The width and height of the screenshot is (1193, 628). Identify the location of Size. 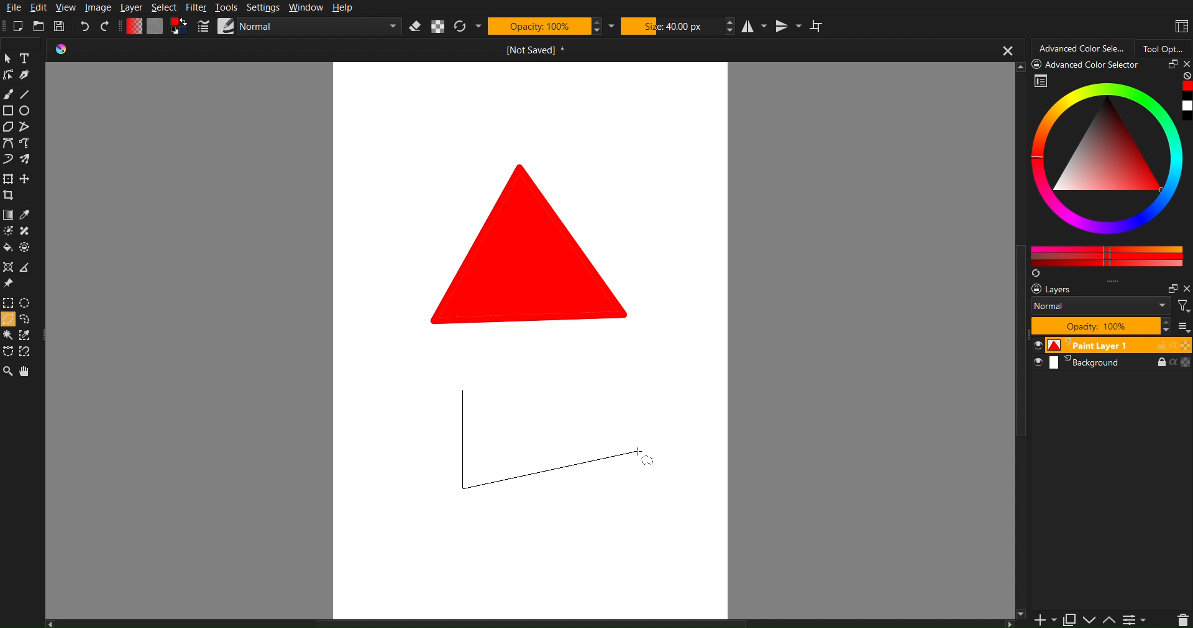
(672, 26).